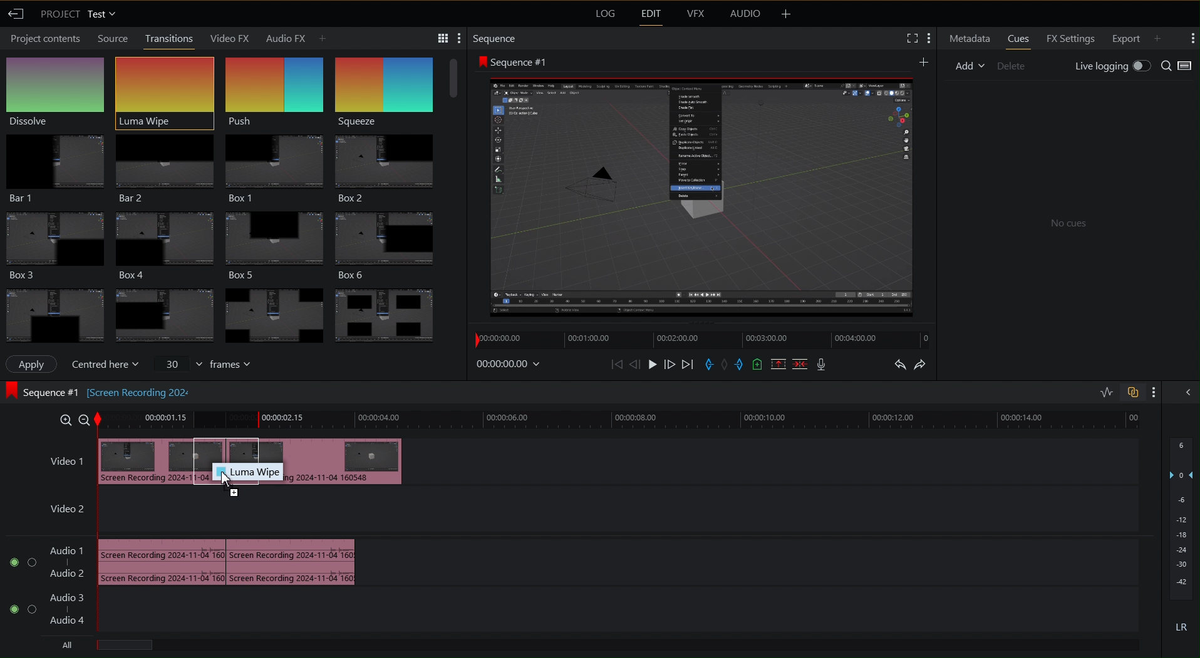  What do you see at coordinates (1117, 392) in the screenshot?
I see `Toggles` at bounding box center [1117, 392].